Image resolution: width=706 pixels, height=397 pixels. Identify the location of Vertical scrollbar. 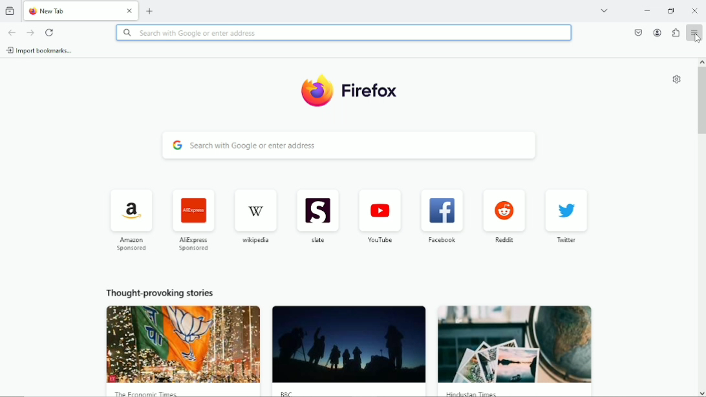
(701, 102).